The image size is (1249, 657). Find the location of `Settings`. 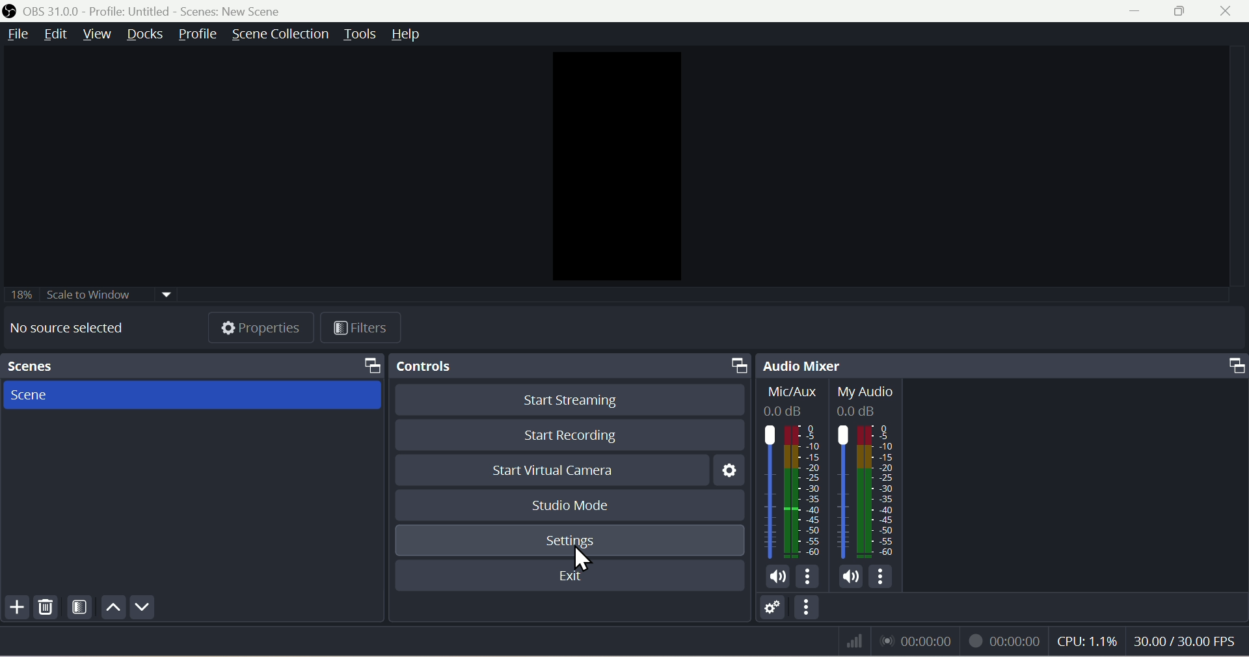

Settings is located at coordinates (772, 610).